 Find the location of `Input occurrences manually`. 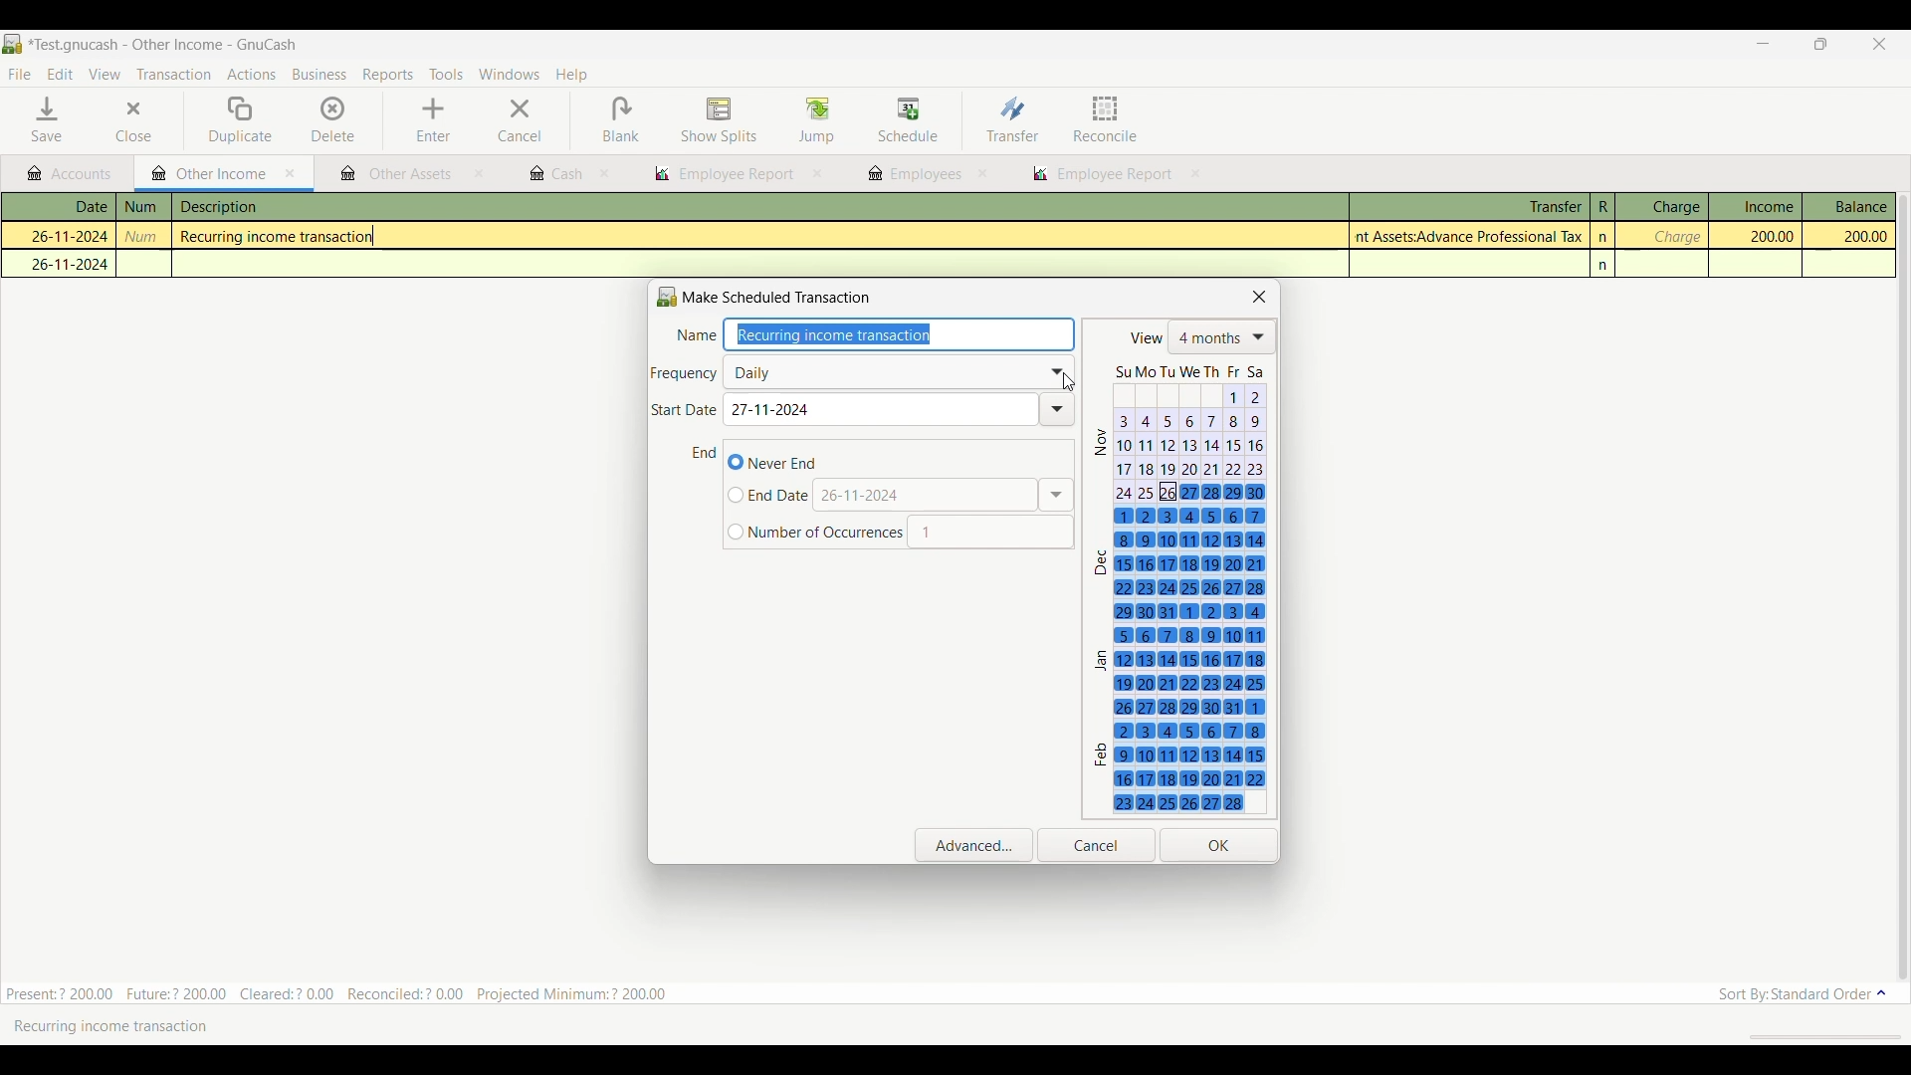

Input occurrences manually is located at coordinates (990, 532).